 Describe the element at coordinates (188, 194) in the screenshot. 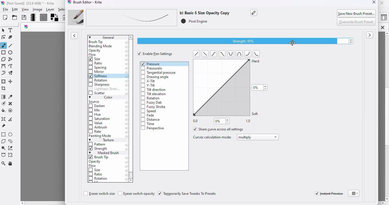

I see `temporarily save tweaks to presets` at that location.